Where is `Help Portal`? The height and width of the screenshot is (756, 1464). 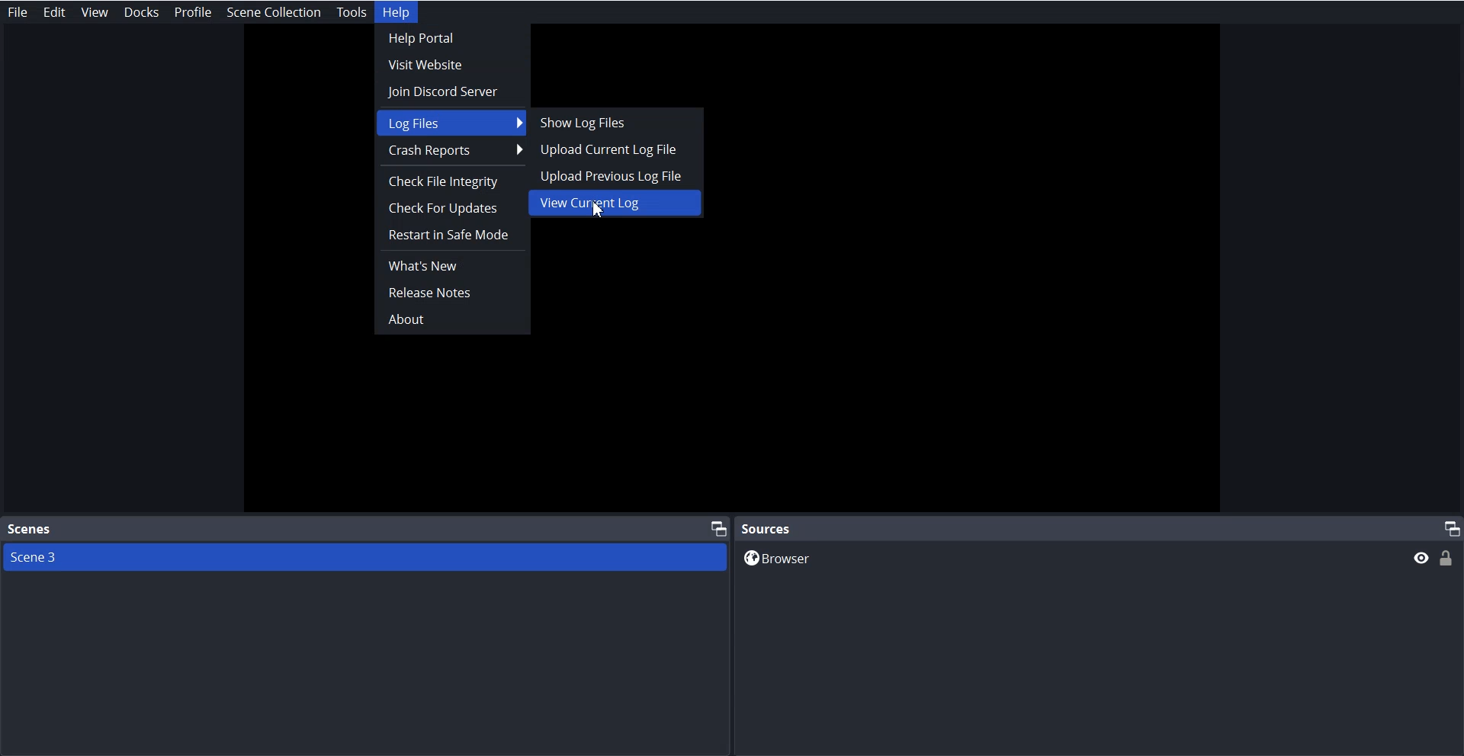
Help Portal is located at coordinates (451, 38).